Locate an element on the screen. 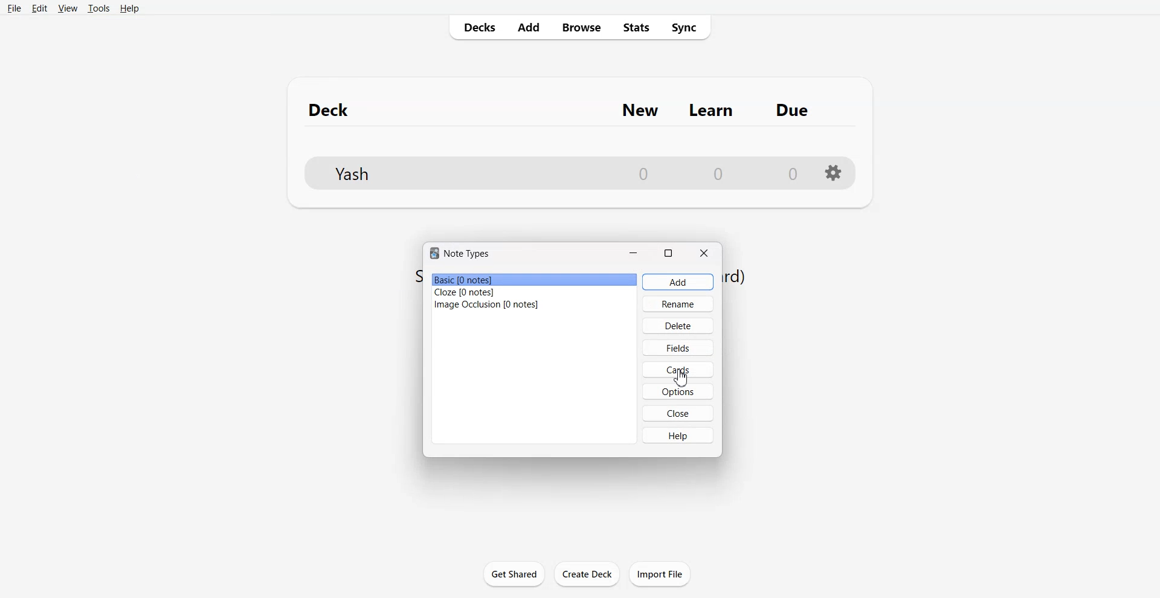 The height and width of the screenshot is (598, 1160). Create Deck is located at coordinates (587, 573).